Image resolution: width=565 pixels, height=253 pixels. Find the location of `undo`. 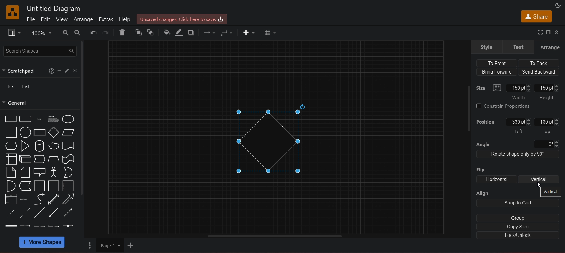

undo is located at coordinates (93, 32).